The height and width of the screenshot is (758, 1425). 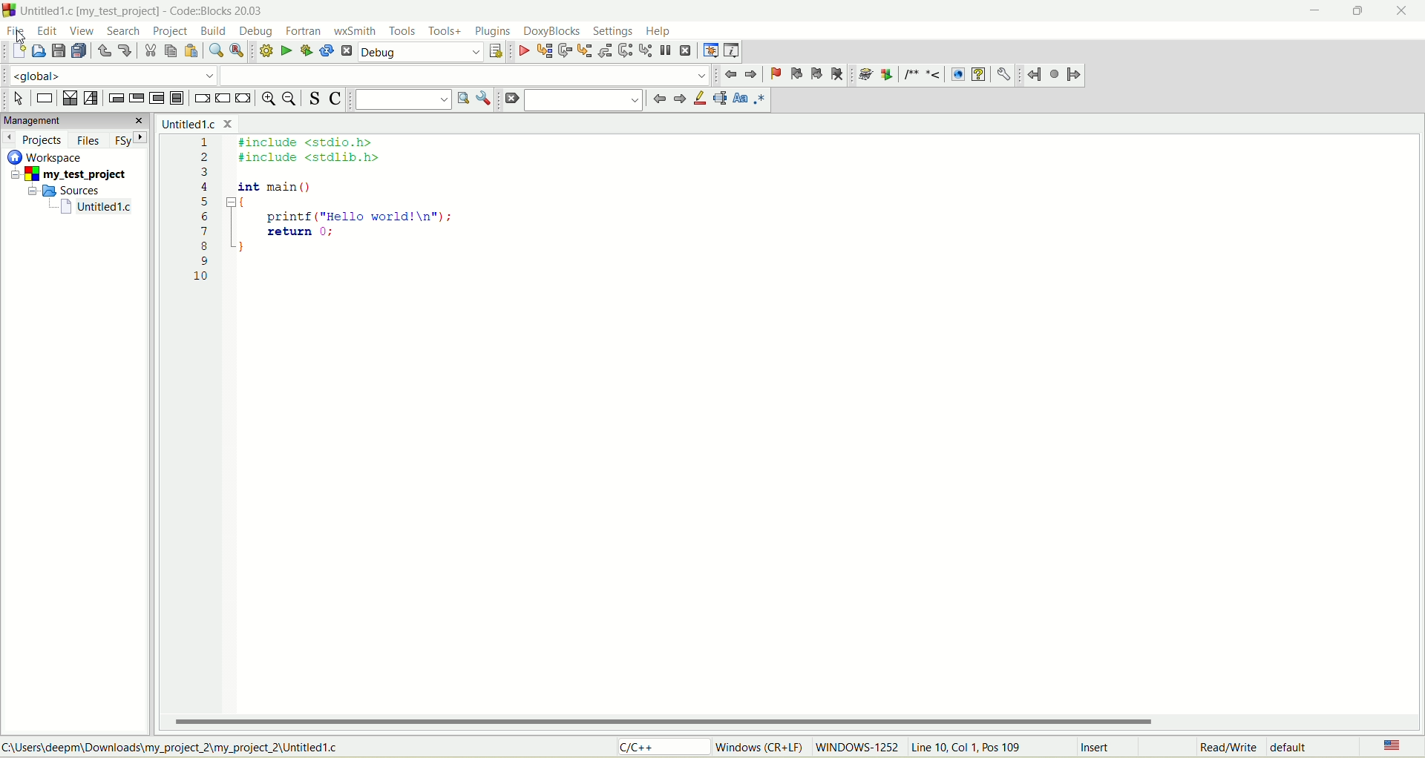 What do you see at coordinates (74, 119) in the screenshot?
I see `management` at bounding box center [74, 119].